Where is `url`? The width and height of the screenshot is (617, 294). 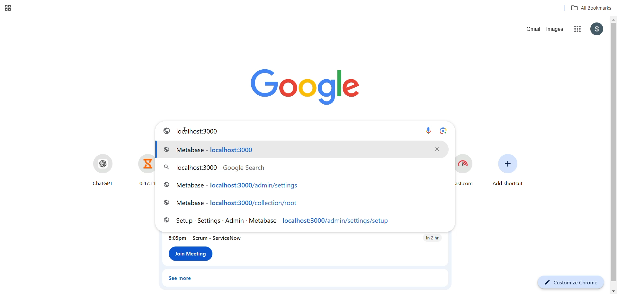
url is located at coordinates (208, 130).